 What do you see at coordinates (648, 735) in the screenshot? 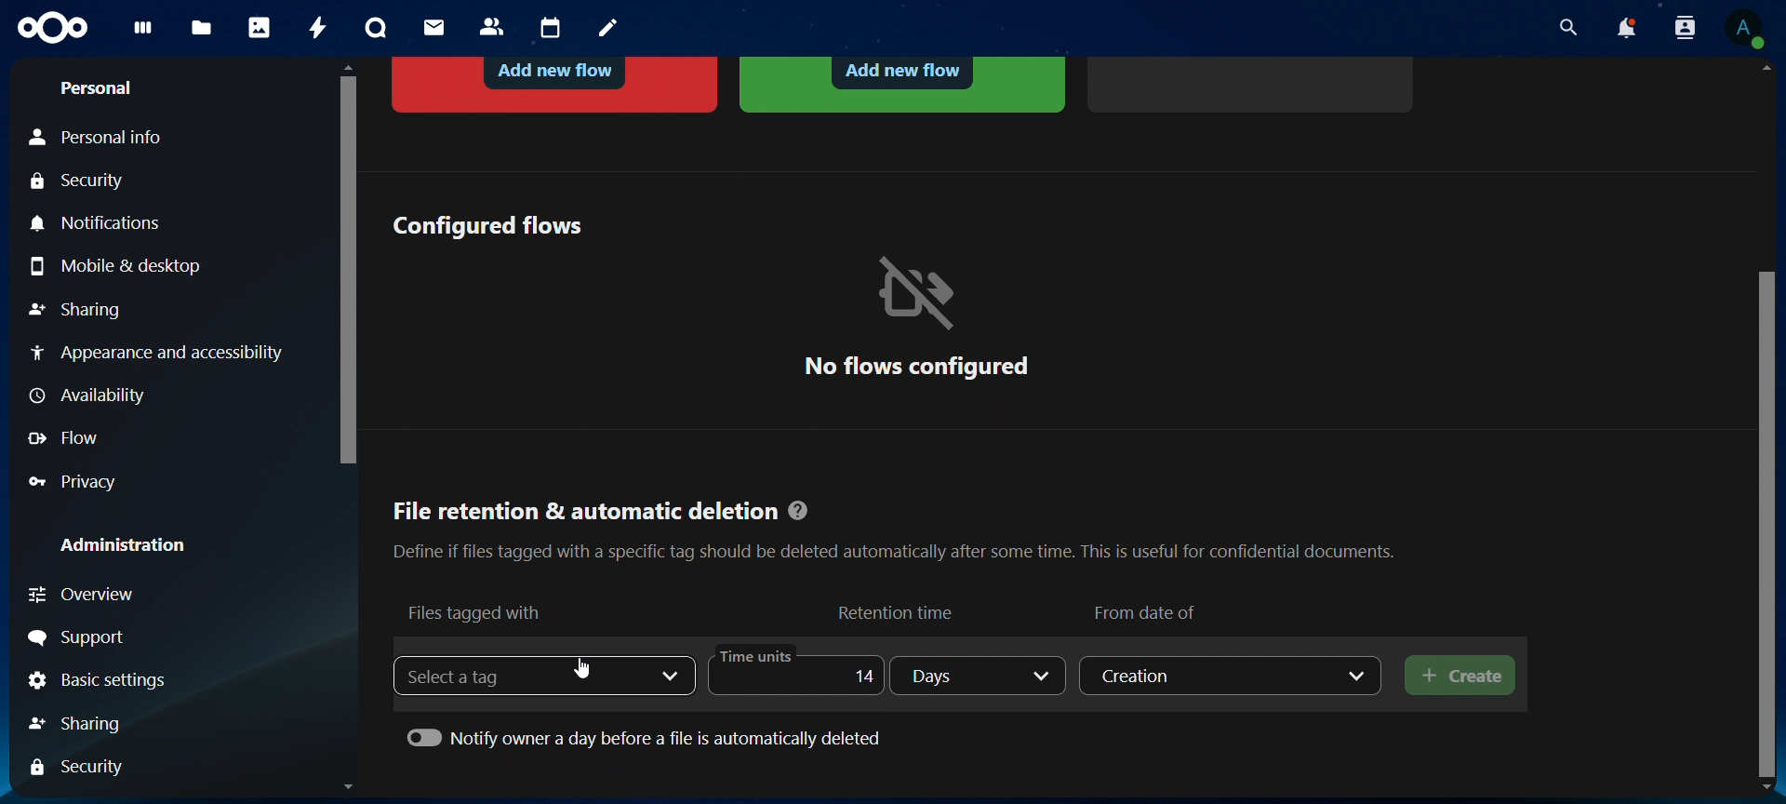
I see `notify owner a day before a file is automatically deleted` at bounding box center [648, 735].